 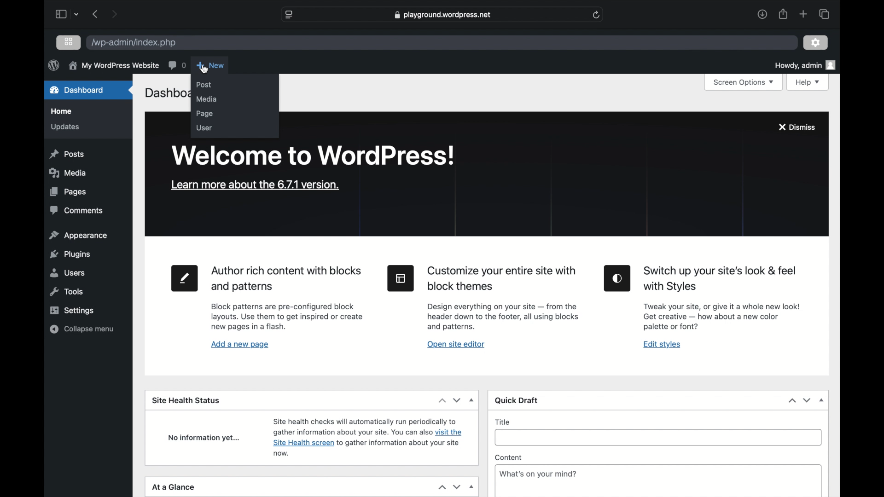 I want to click on my wordpress website, so click(x=113, y=66).